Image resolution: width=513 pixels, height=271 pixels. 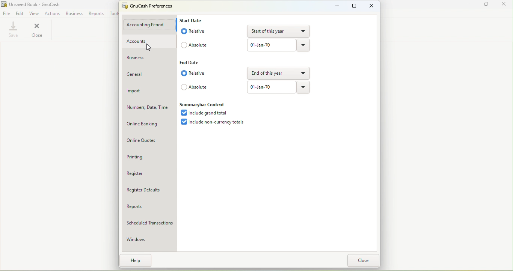 What do you see at coordinates (195, 74) in the screenshot?
I see `Relative` at bounding box center [195, 74].